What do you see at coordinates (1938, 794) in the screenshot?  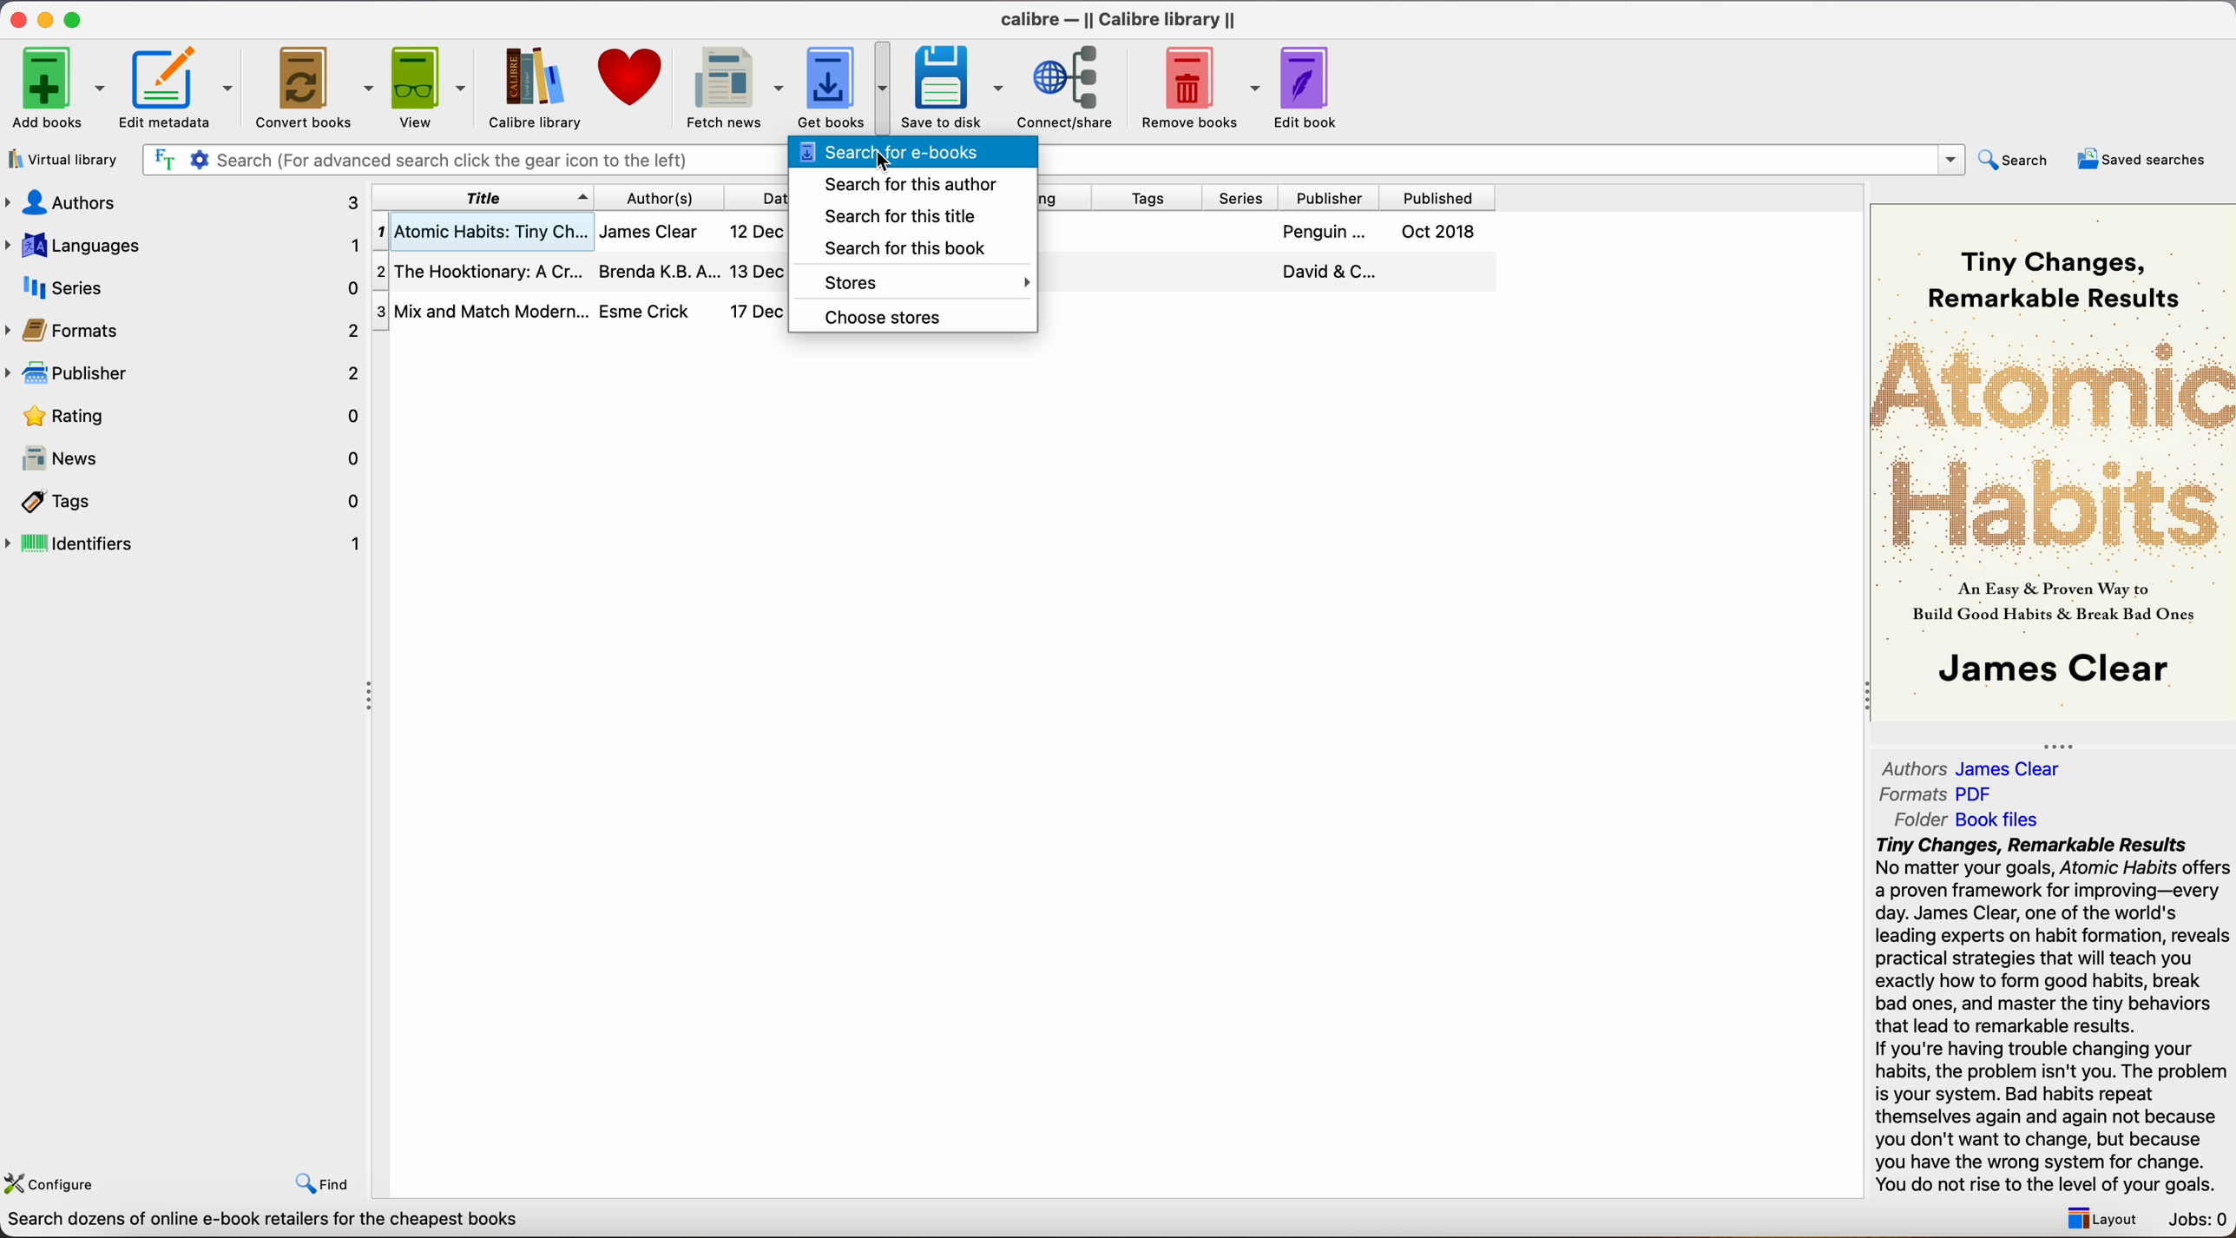 I see `Formats PDF` at bounding box center [1938, 794].